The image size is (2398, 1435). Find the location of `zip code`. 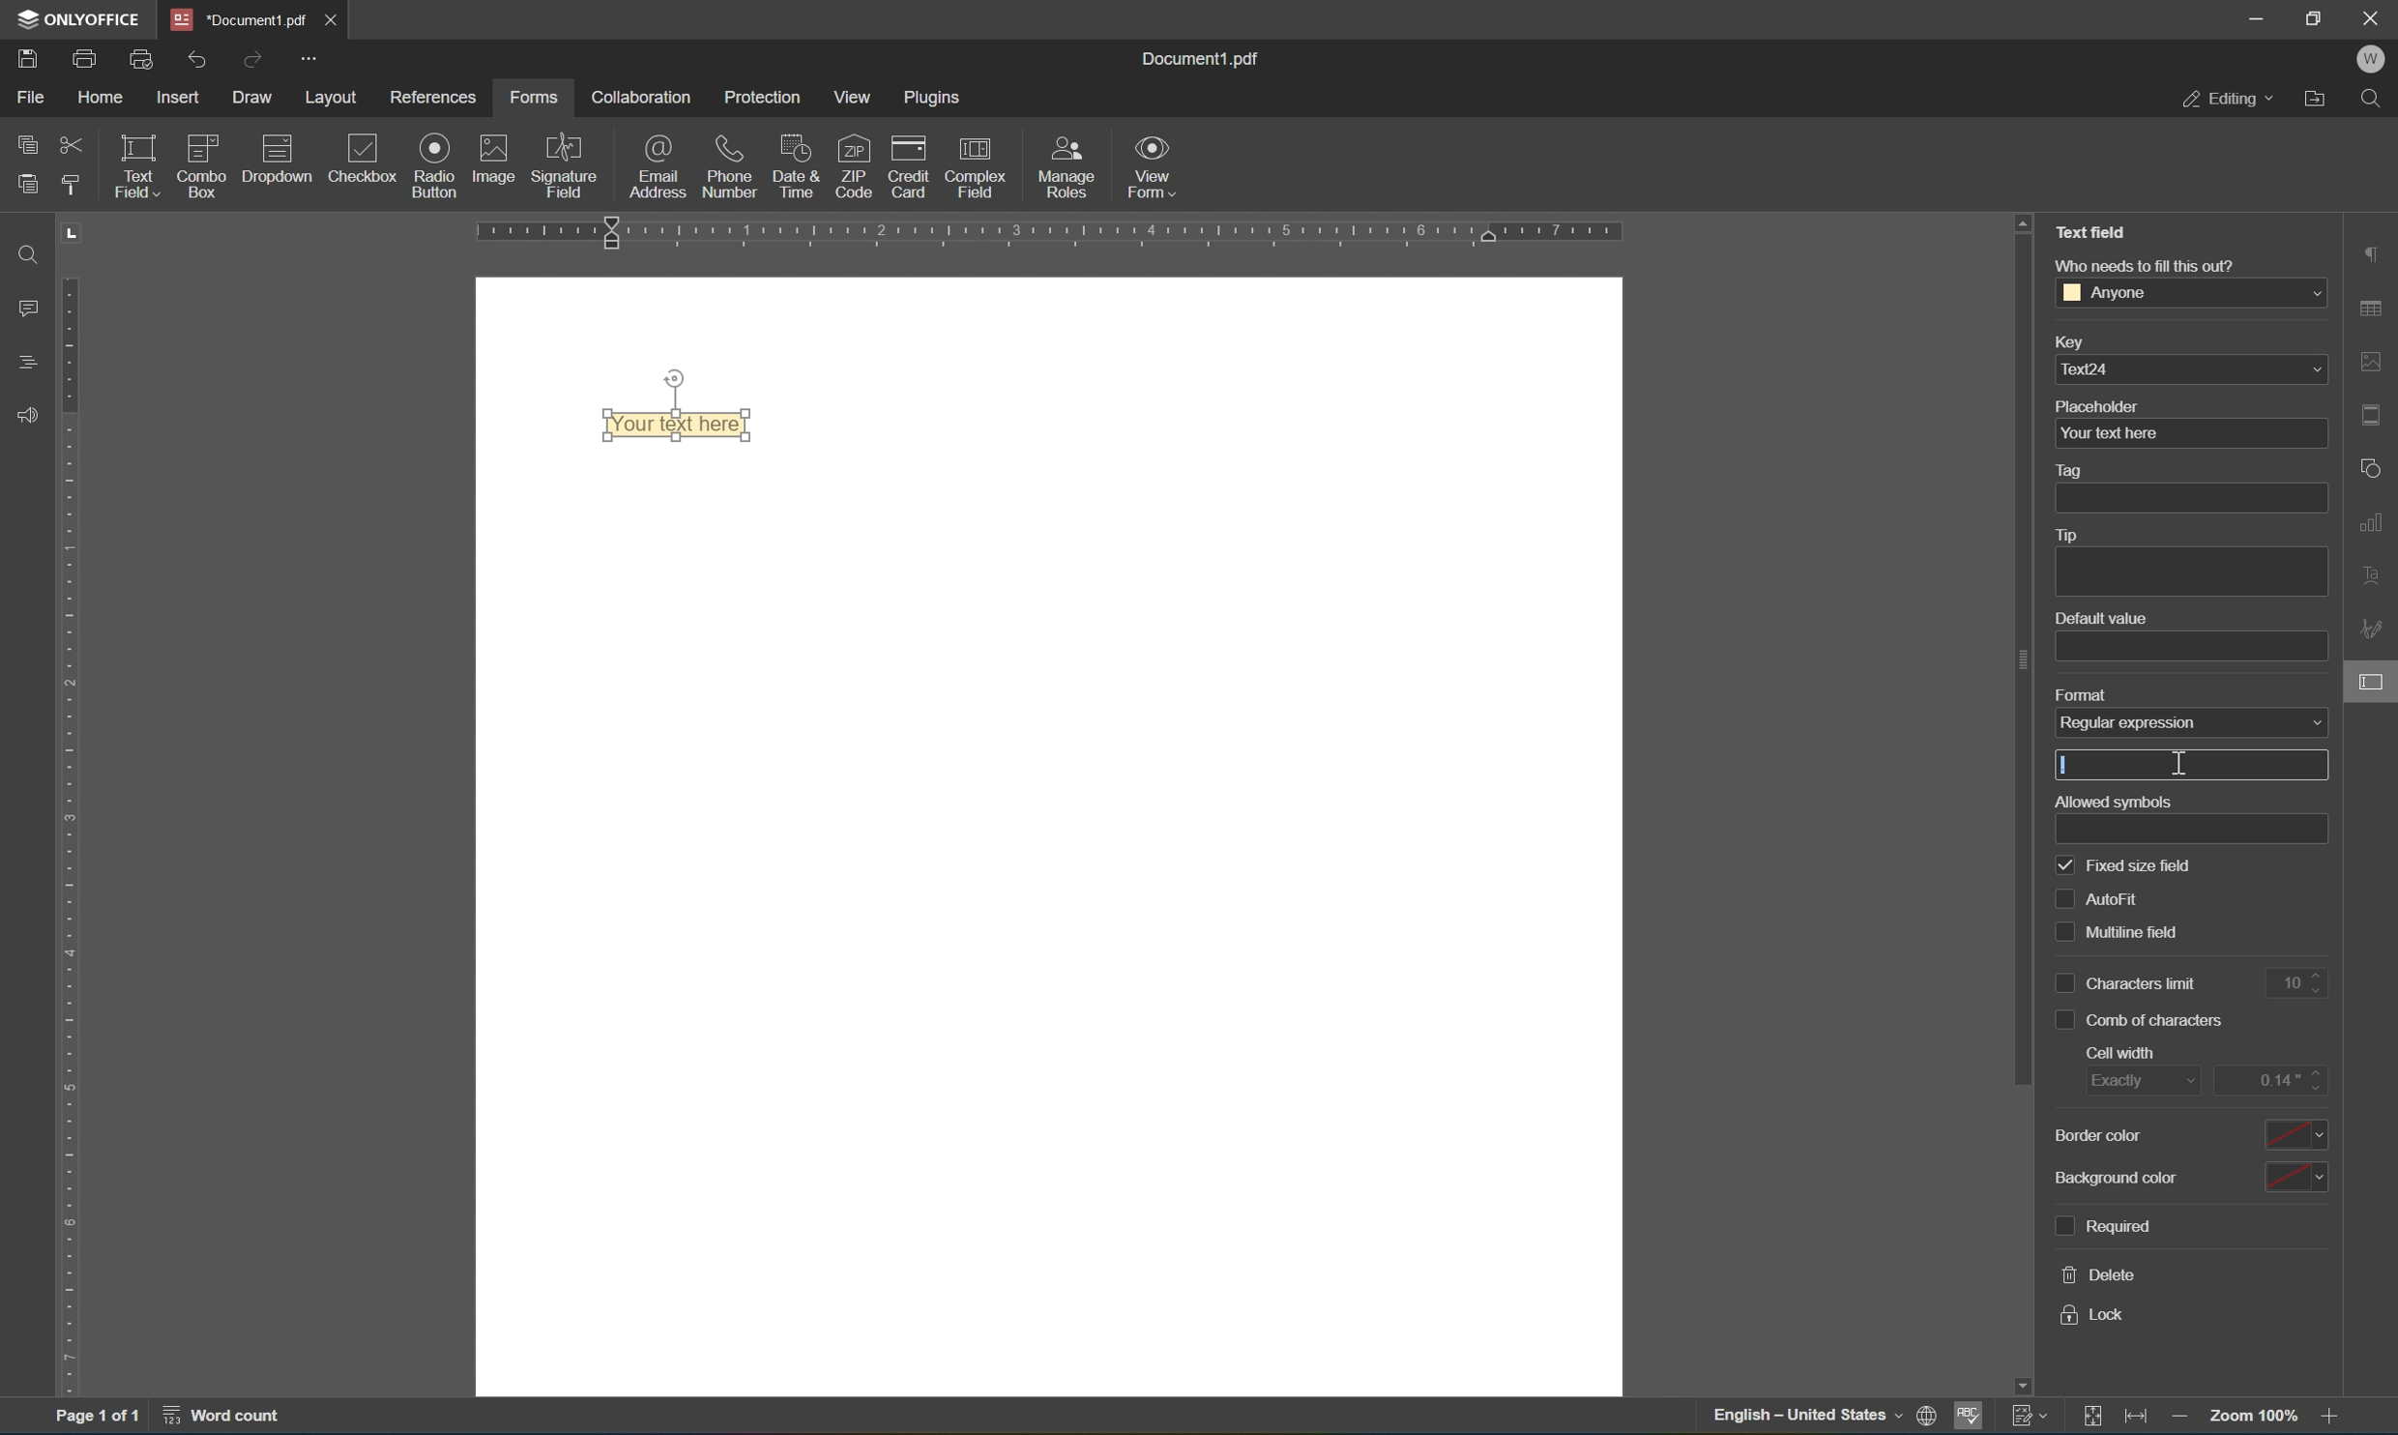

zip code is located at coordinates (854, 165).